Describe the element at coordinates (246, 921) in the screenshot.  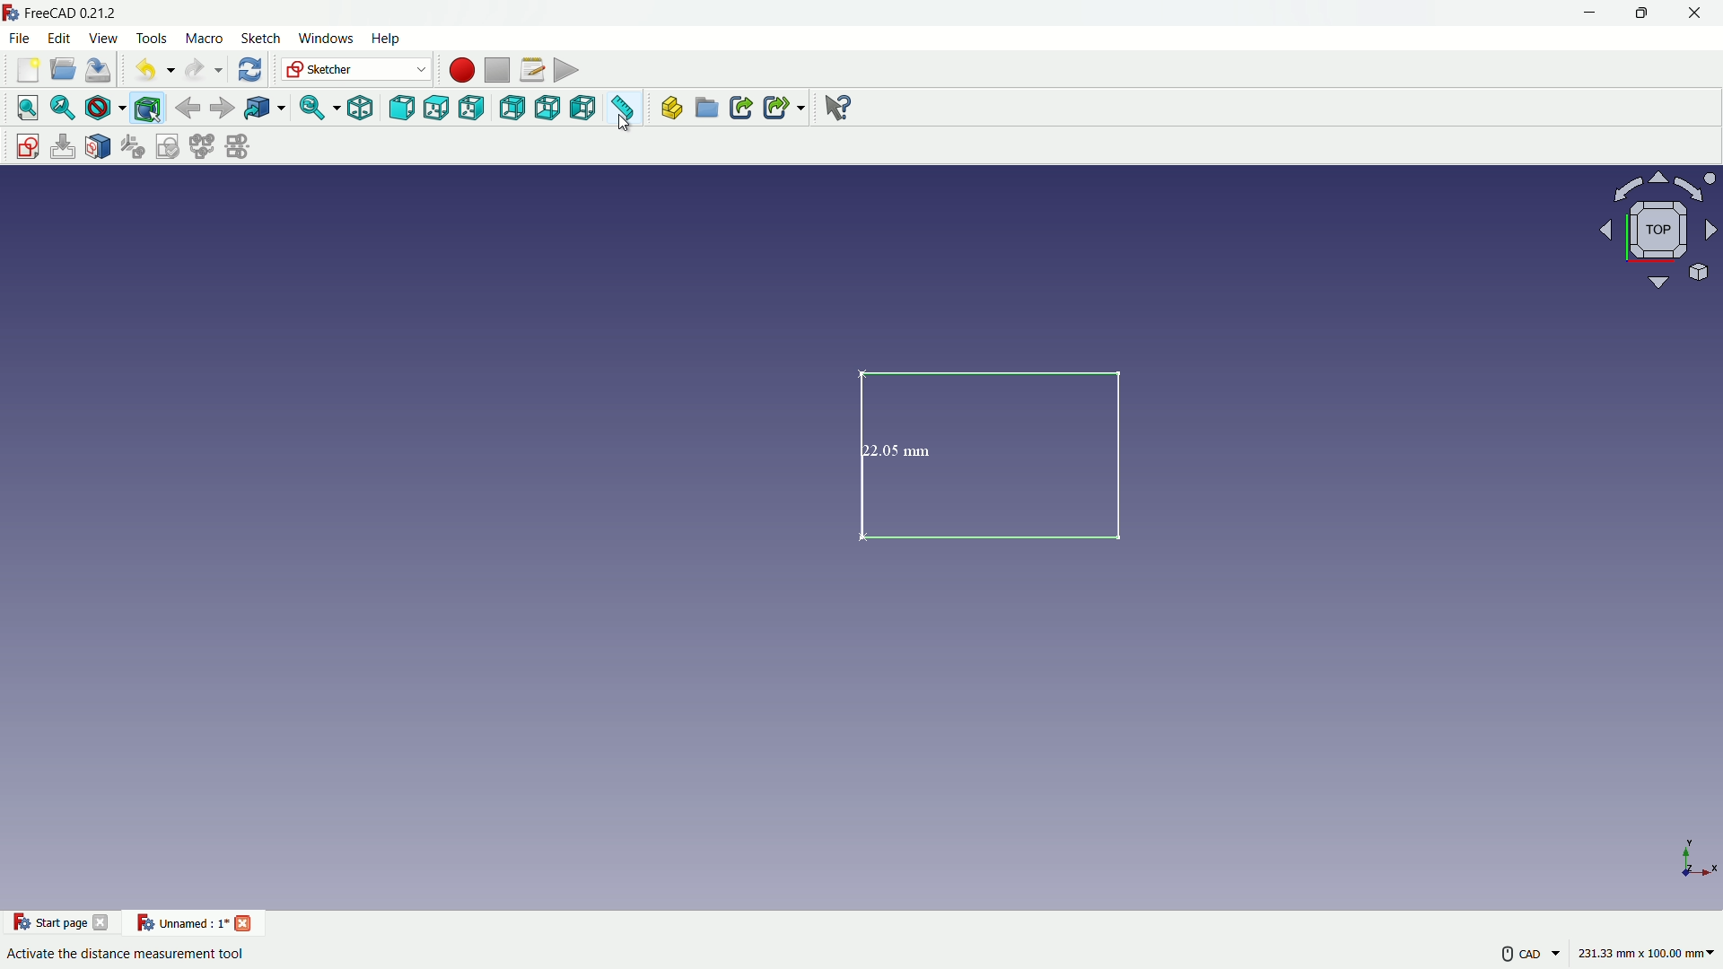
I see `close project` at that location.